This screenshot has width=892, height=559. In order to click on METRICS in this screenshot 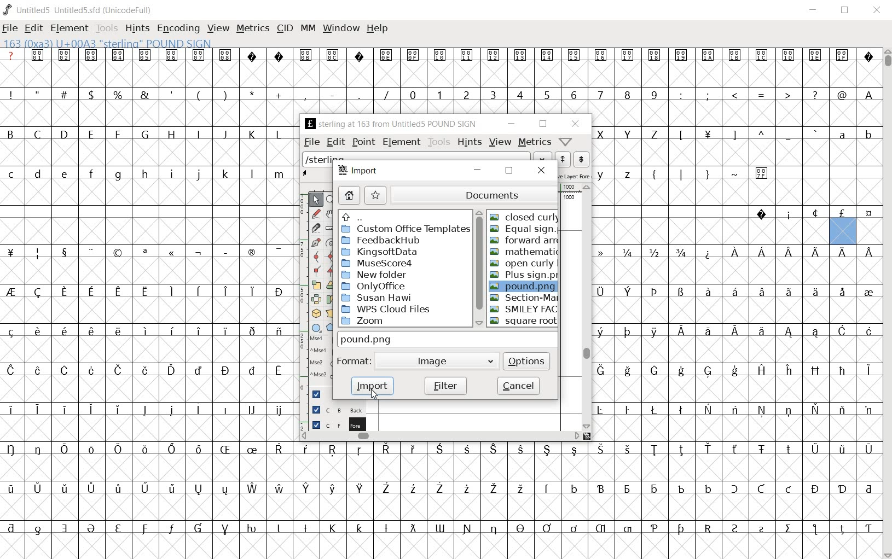, I will do `click(252, 30)`.